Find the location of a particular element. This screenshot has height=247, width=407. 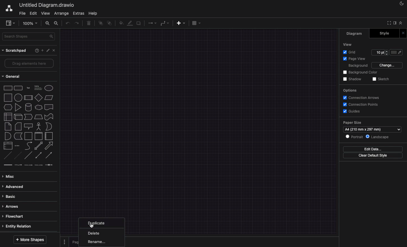

hexagon is located at coordinates (8, 107).